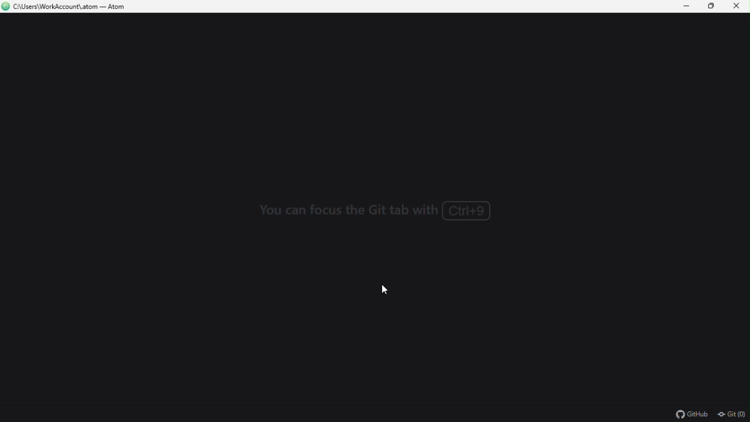  I want to click on File name and file path, so click(66, 7).